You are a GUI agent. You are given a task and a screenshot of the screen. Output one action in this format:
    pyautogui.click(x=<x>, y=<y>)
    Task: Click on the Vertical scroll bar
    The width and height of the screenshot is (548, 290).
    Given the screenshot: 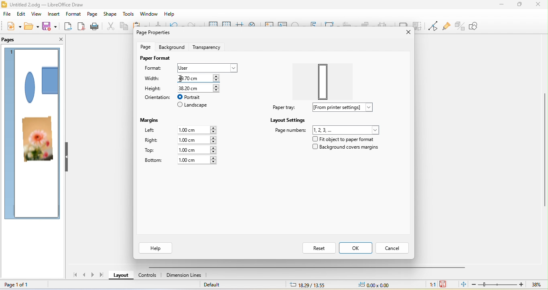 What is the action you would take?
    pyautogui.click(x=544, y=154)
    